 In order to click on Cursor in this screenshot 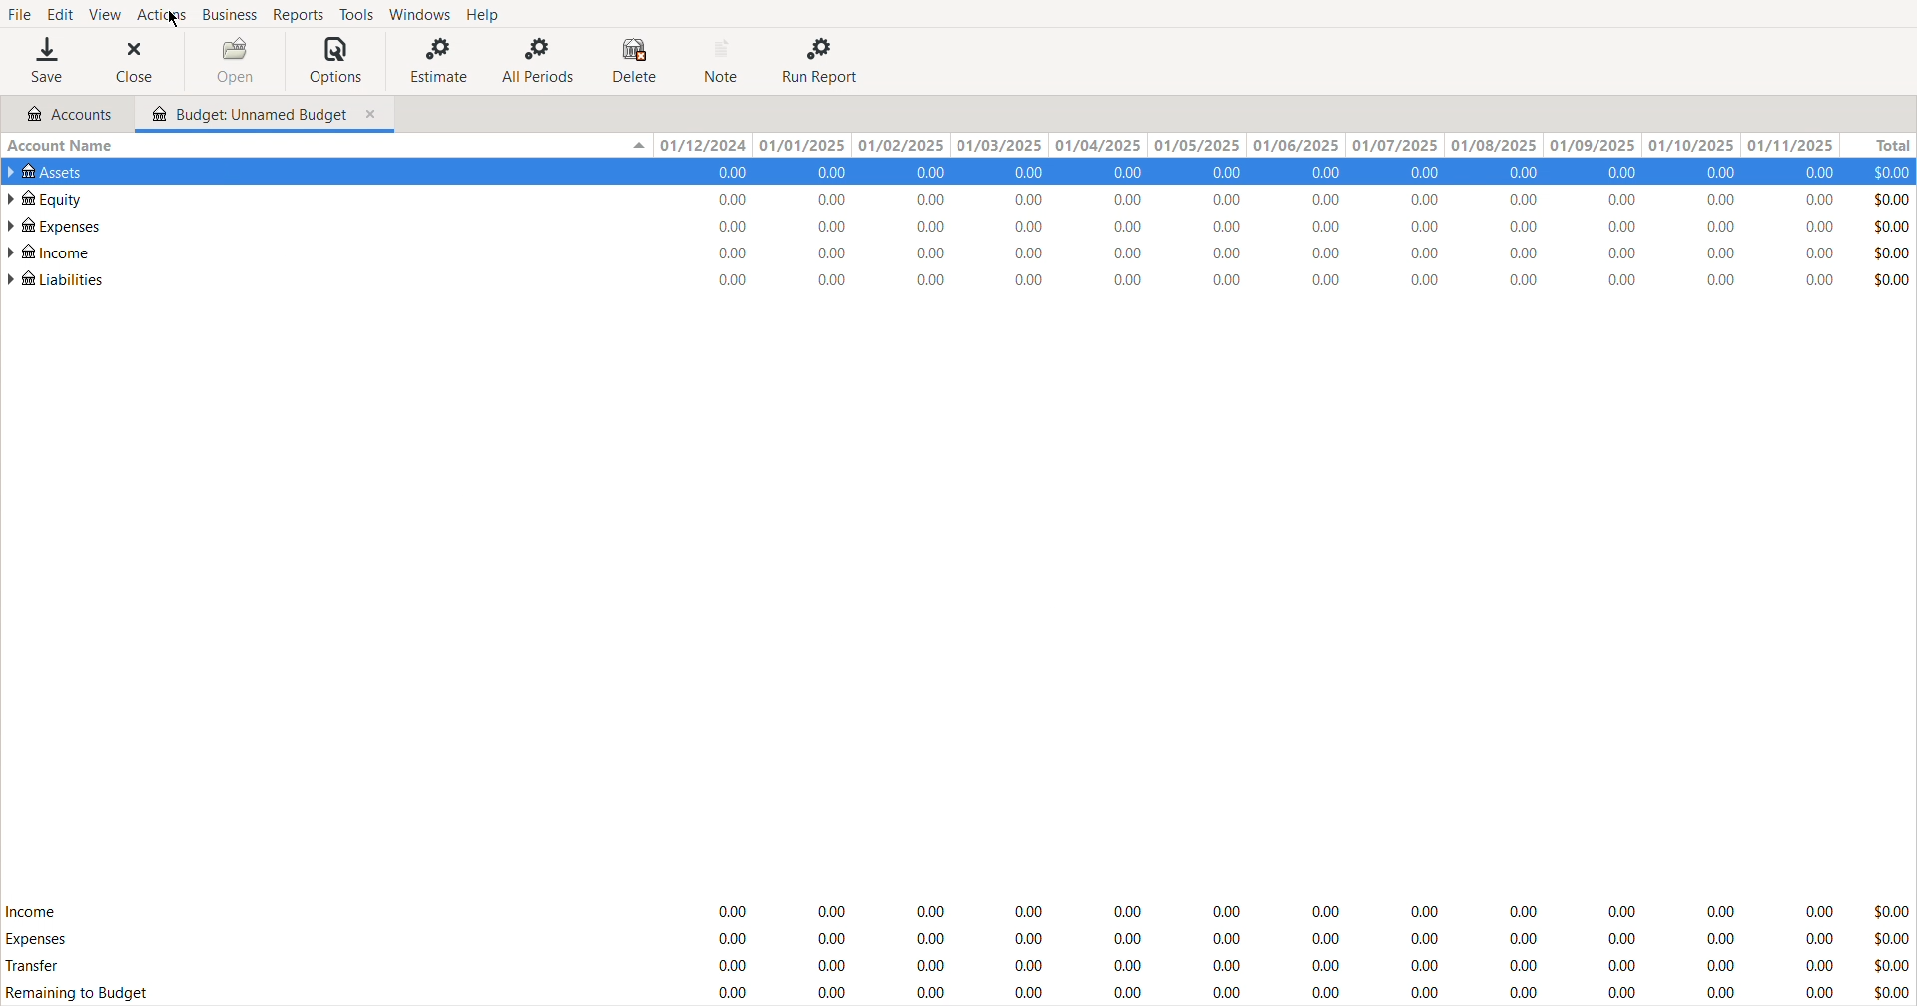, I will do `click(171, 19)`.